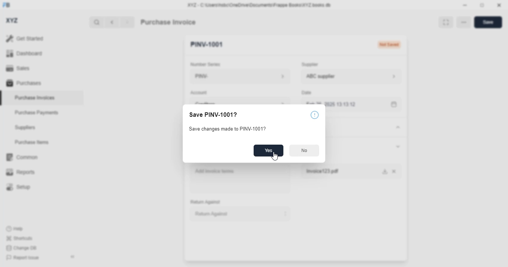 This screenshot has height=267, width=508. What do you see at coordinates (127, 22) in the screenshot?
I see `next` at bounding box center [127, 22].